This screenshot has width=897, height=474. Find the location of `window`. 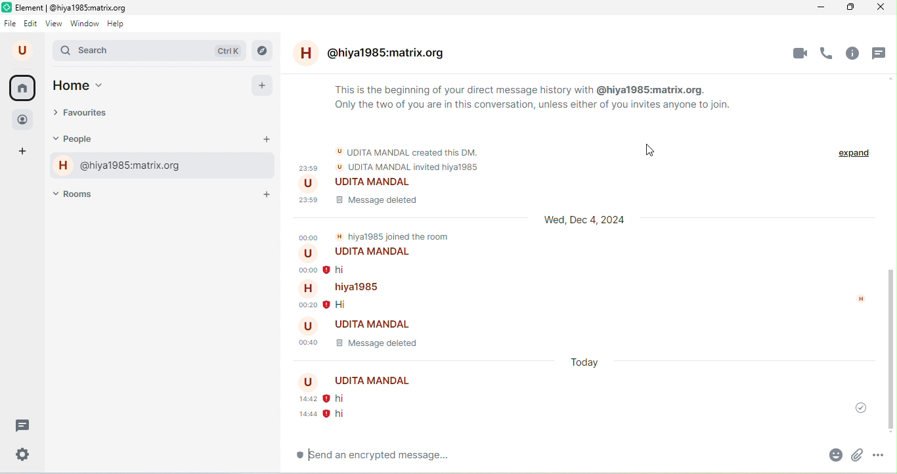

window is located at coordinates (85, 23).